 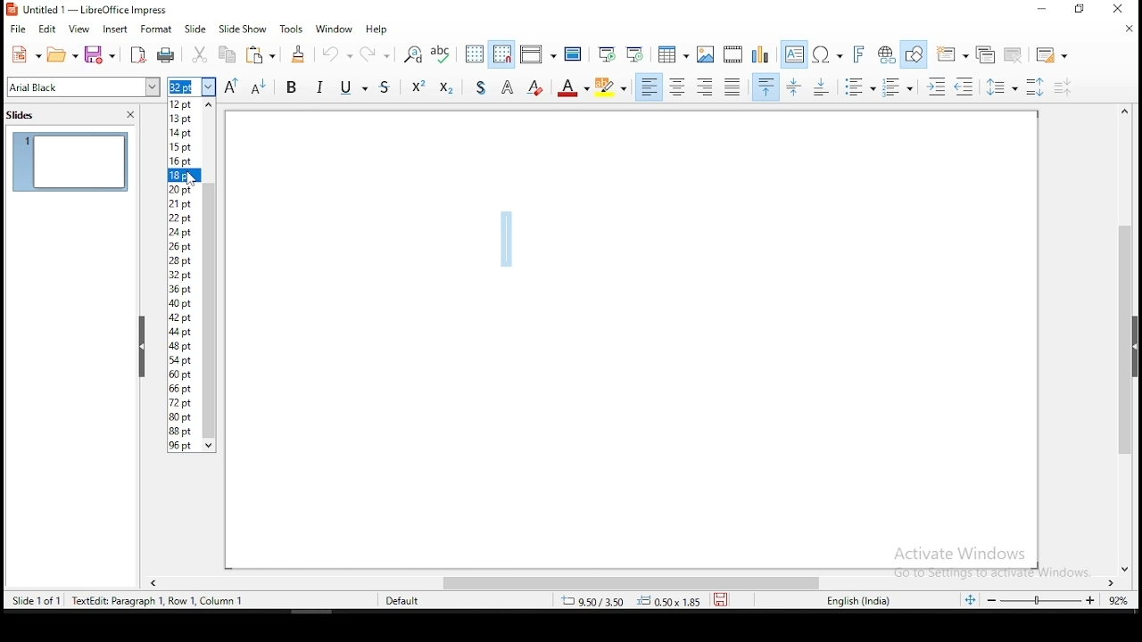 What do you see at coordinates (85, 87) in the screenshot?
I see `Arial Black` at bounding box center [85, 87].